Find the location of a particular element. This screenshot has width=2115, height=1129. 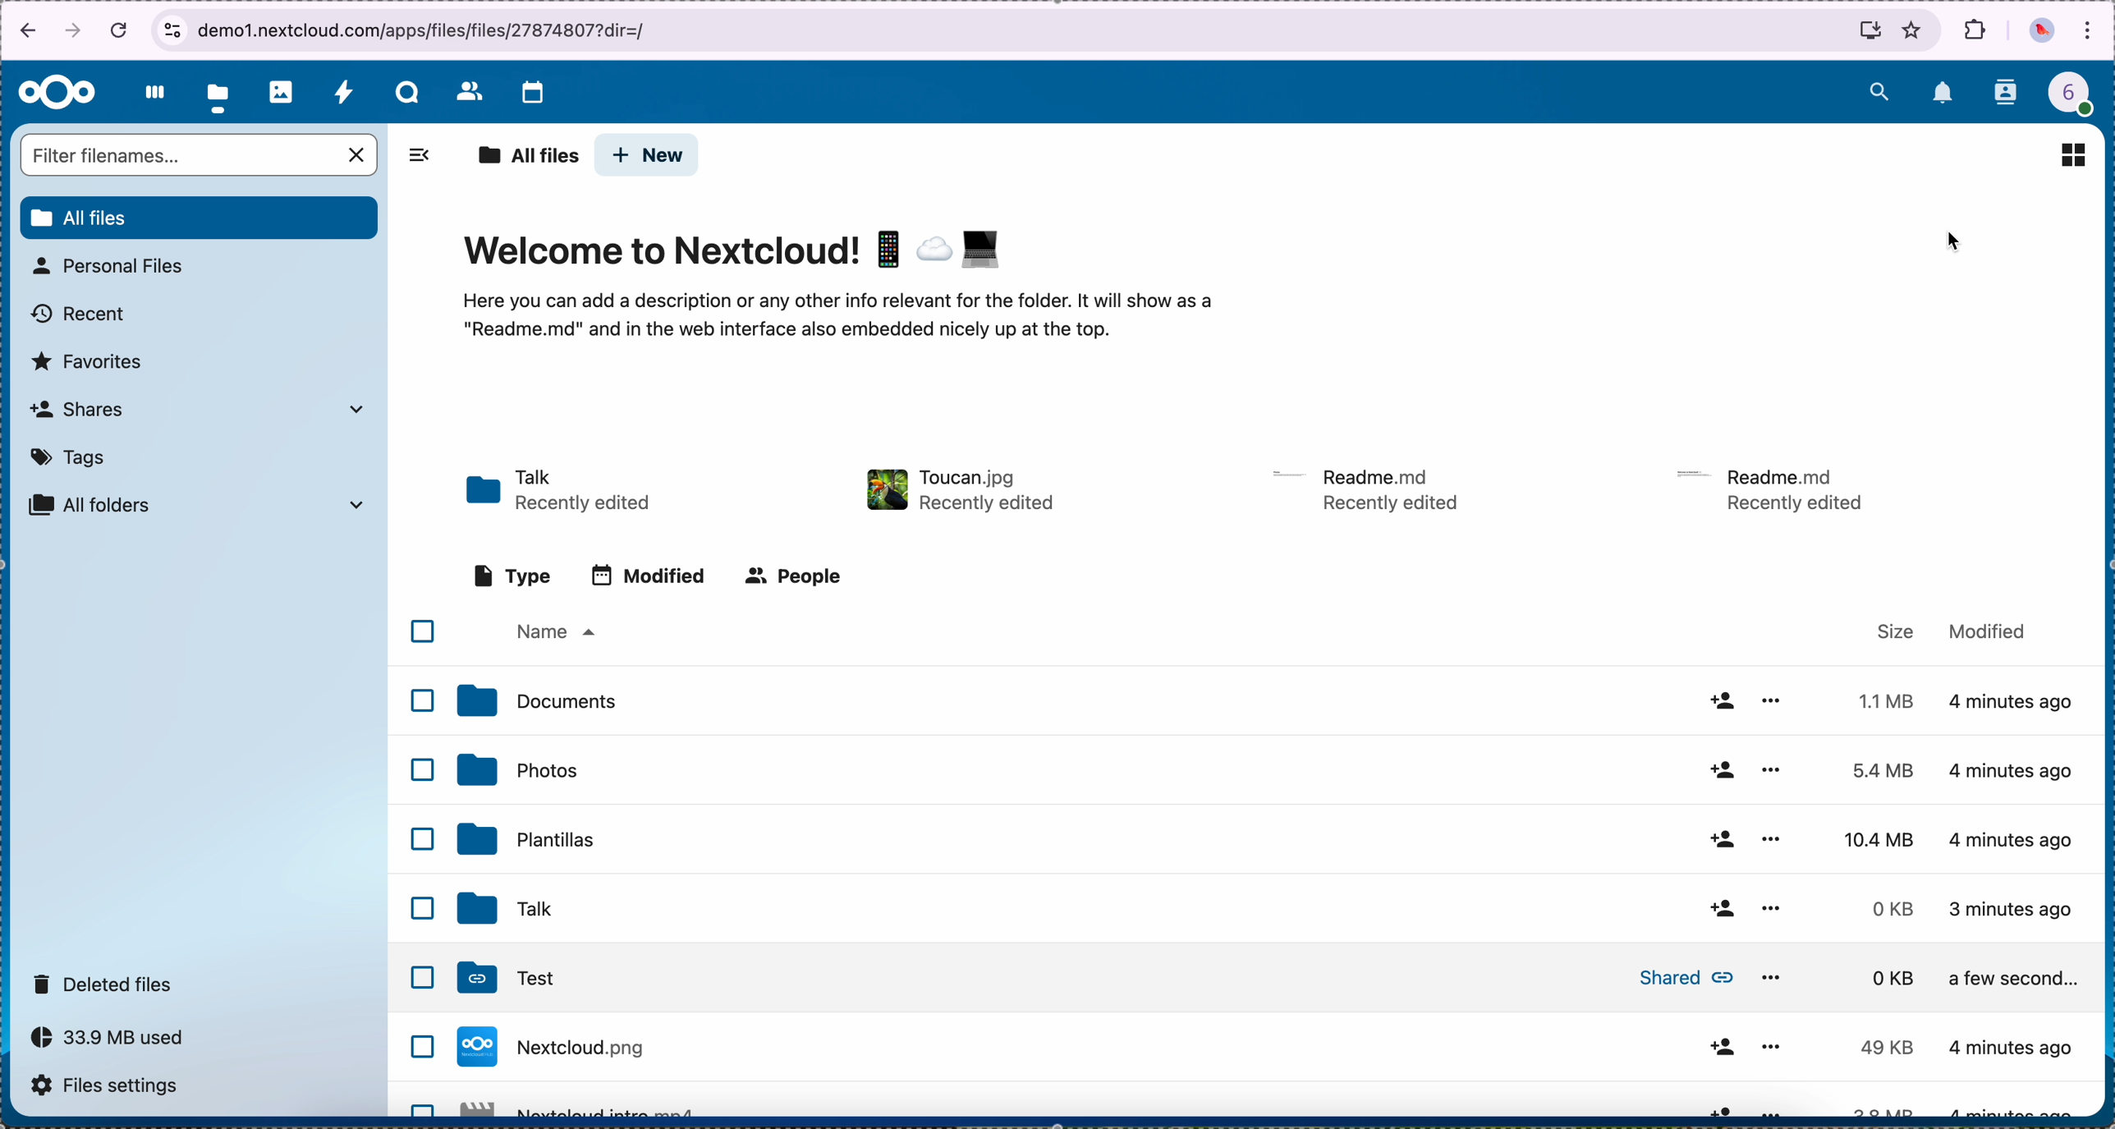

dashboard is located at coordinates (150, 92).